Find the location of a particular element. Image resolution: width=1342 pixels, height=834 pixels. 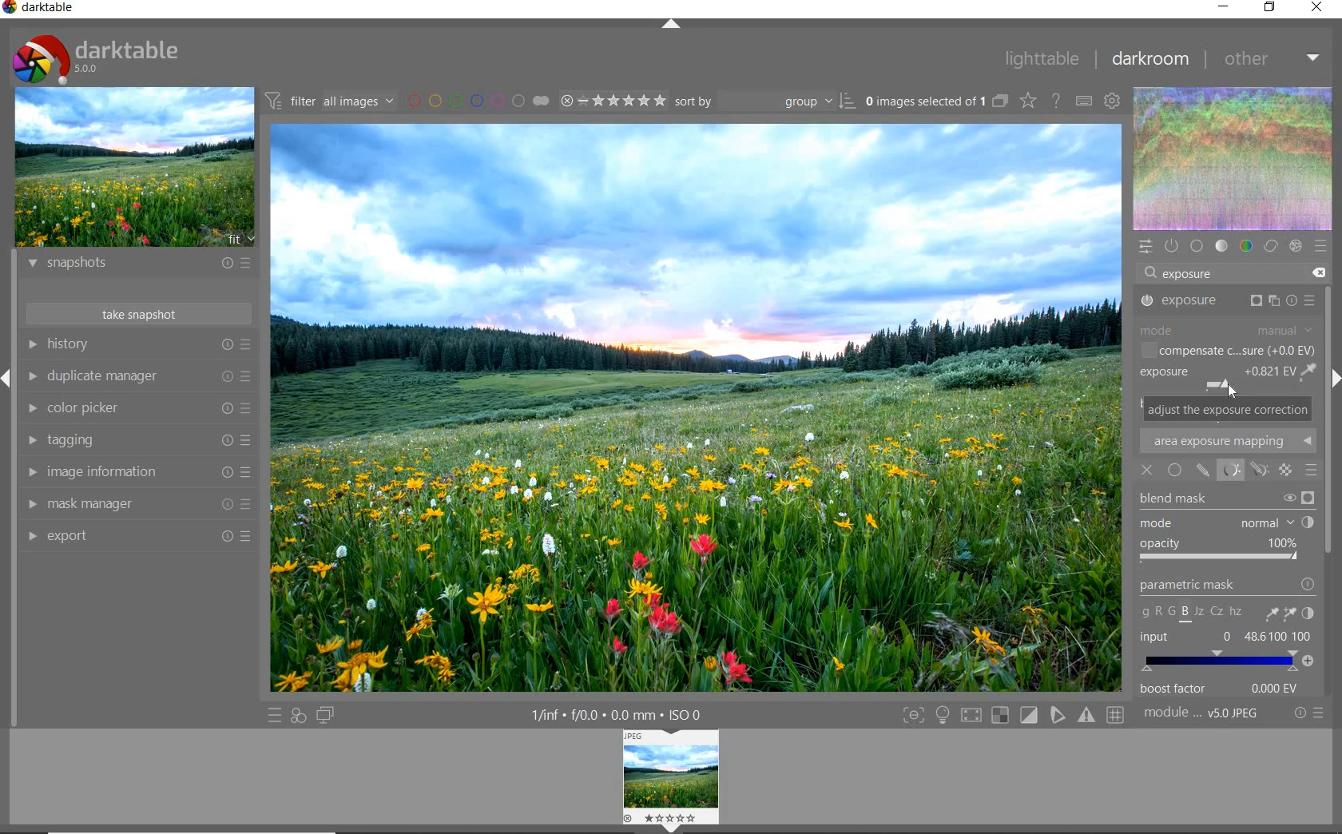

exposure is located at coordinates (1193, 274).